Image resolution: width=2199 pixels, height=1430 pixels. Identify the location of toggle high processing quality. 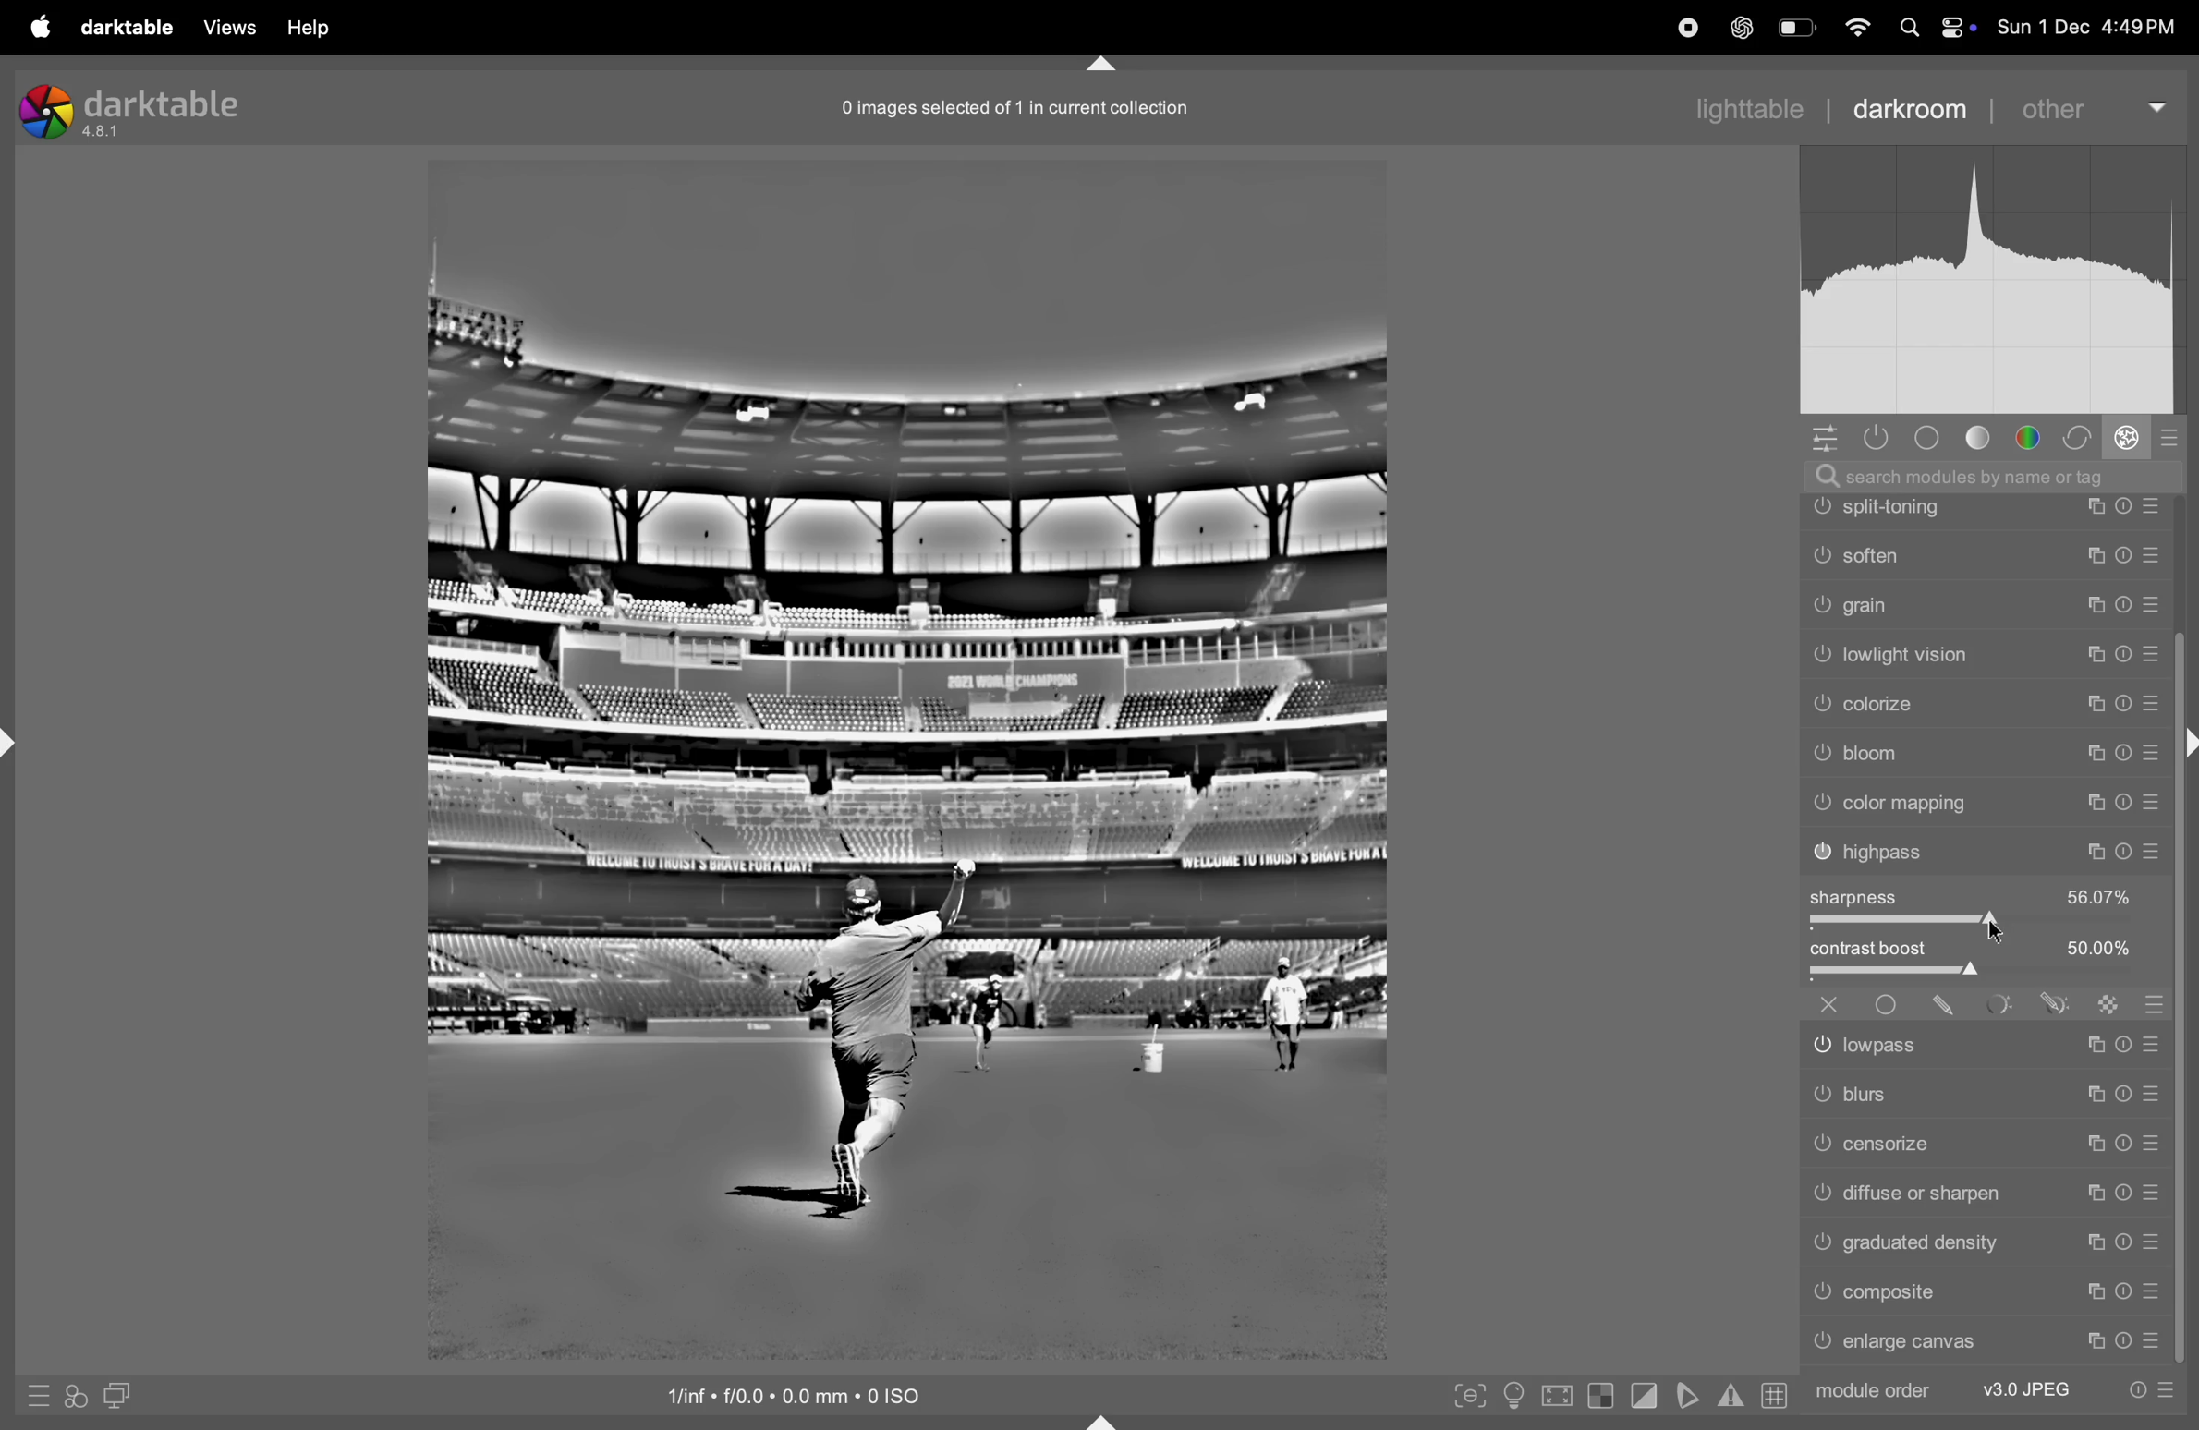
(1556, 1395).